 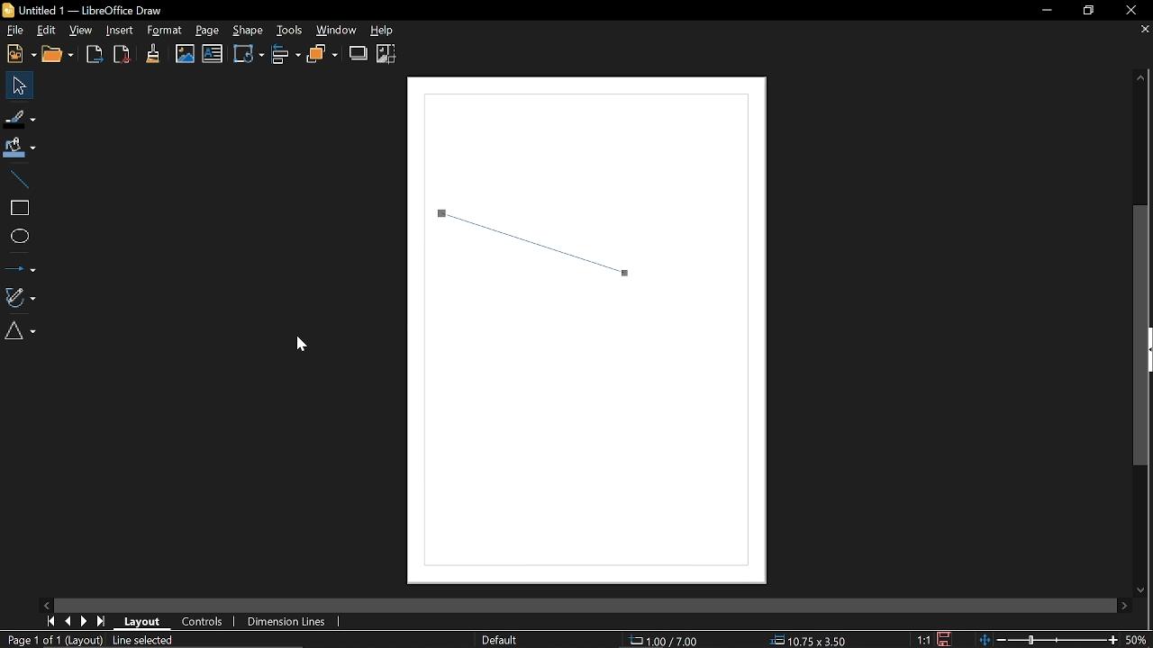 I want to click on change zoom, so click(x=1049, y=640).